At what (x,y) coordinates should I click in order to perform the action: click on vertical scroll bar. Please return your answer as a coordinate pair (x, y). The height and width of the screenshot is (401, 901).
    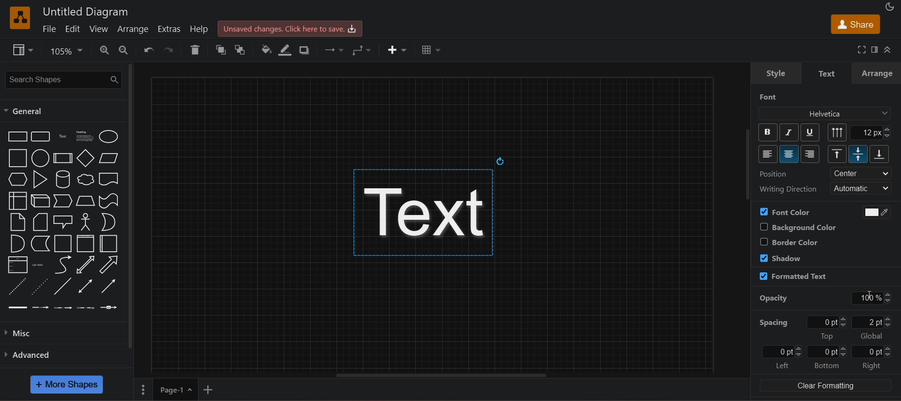
    Looking at the image, I should click on (130, 206).